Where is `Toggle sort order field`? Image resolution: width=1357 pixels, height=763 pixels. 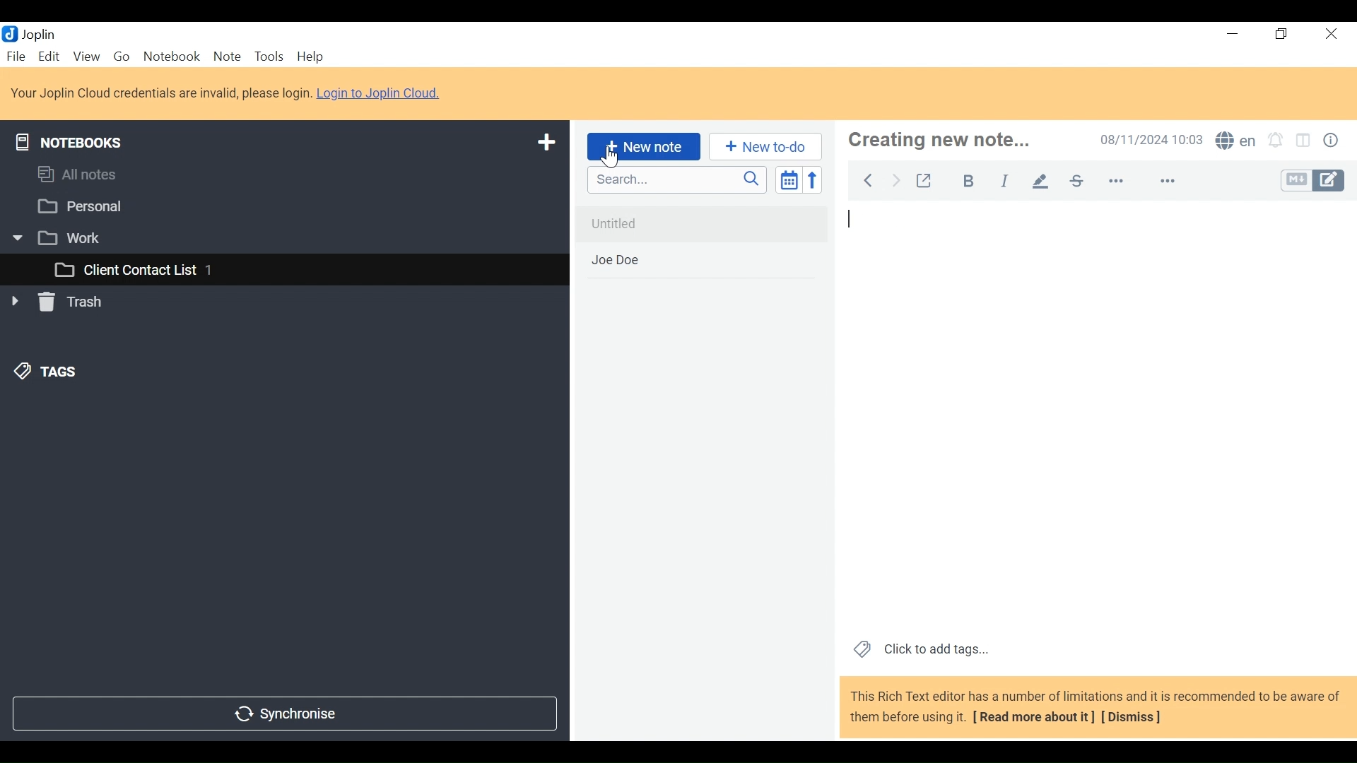 Toggle sort order field is located at coordinates (788, 179).